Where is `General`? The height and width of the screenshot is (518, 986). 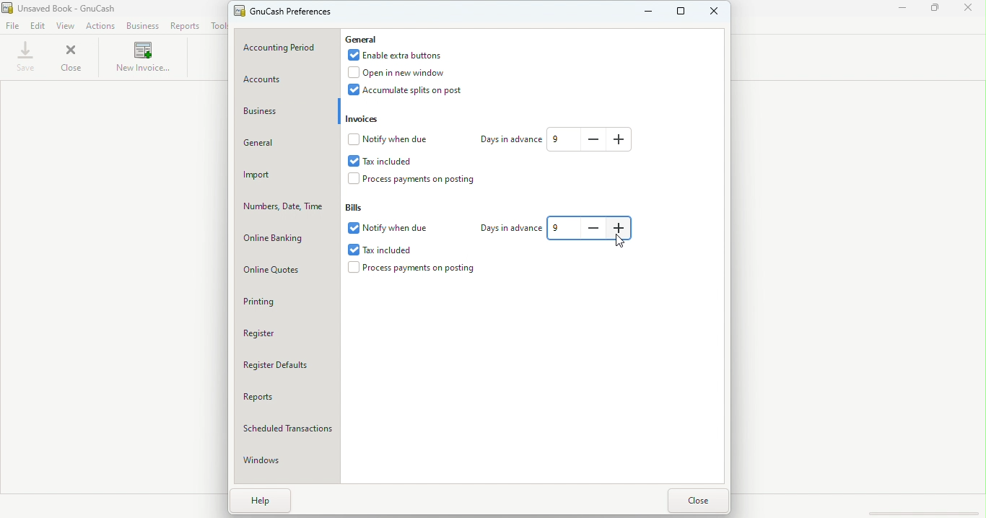
General is located at coordinates (284, 144).